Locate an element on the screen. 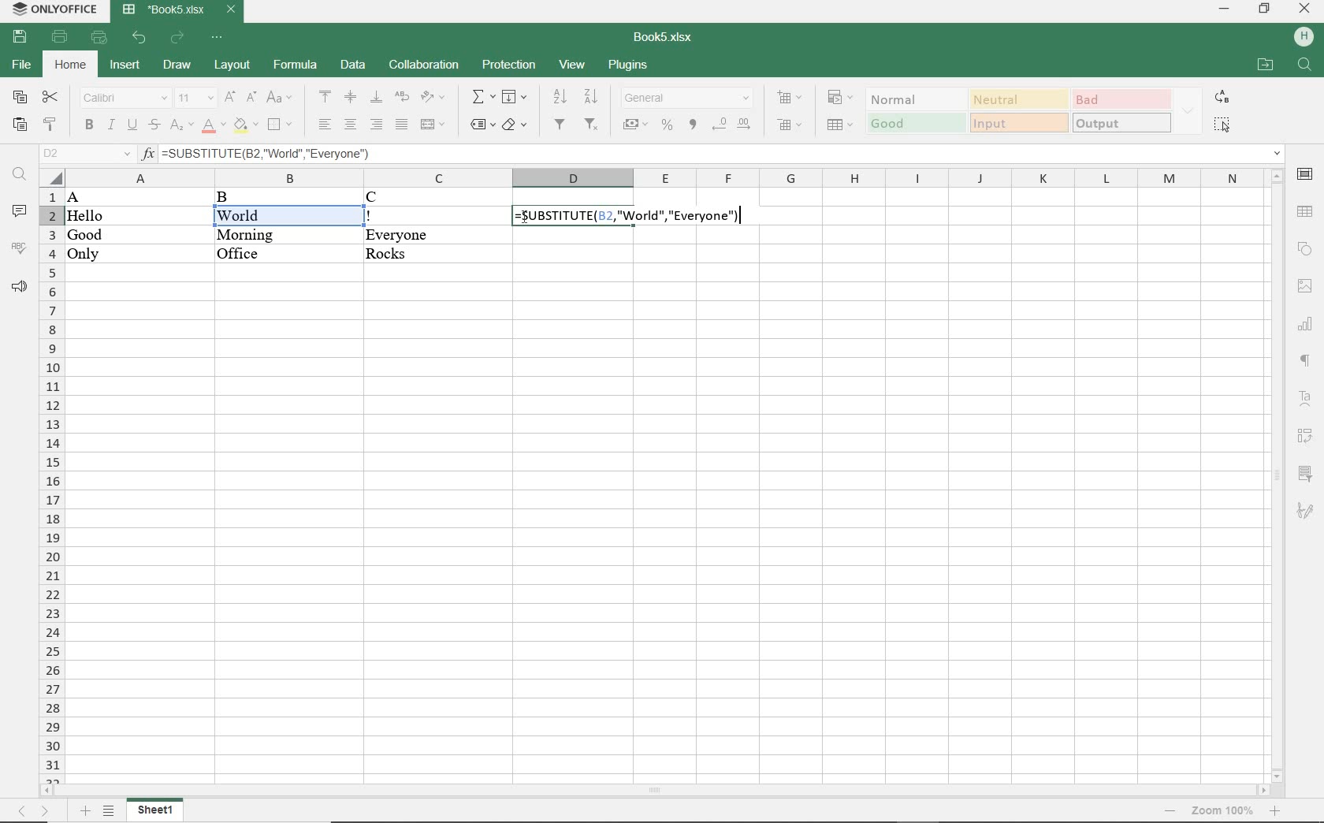  protection is located at coordinates (511, 66).